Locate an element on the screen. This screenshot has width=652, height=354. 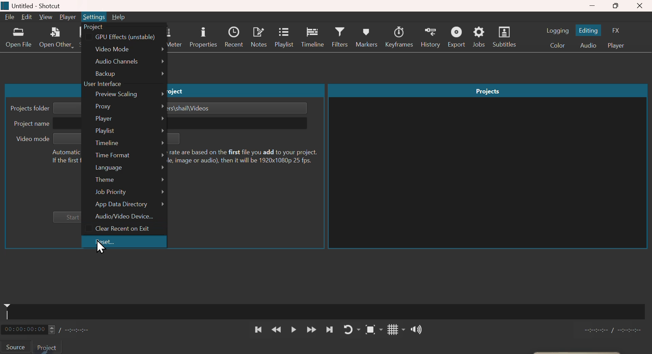
Subtitles is located at coordinates (507, 37).